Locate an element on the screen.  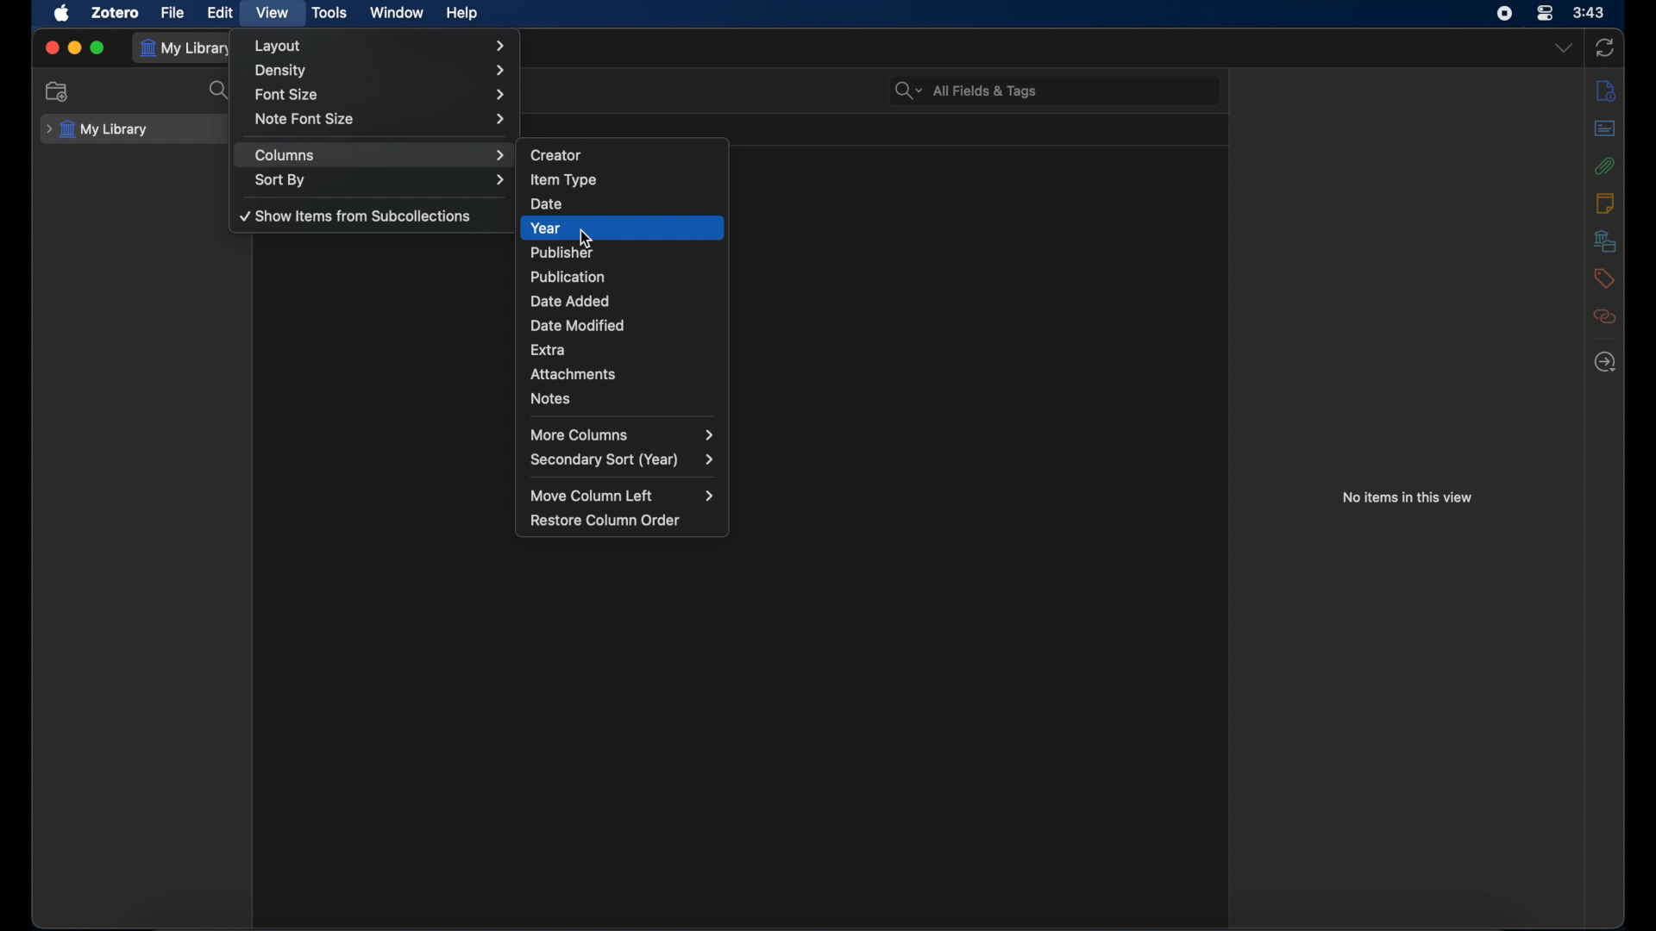
attachments is located at coordinates (622, 372).